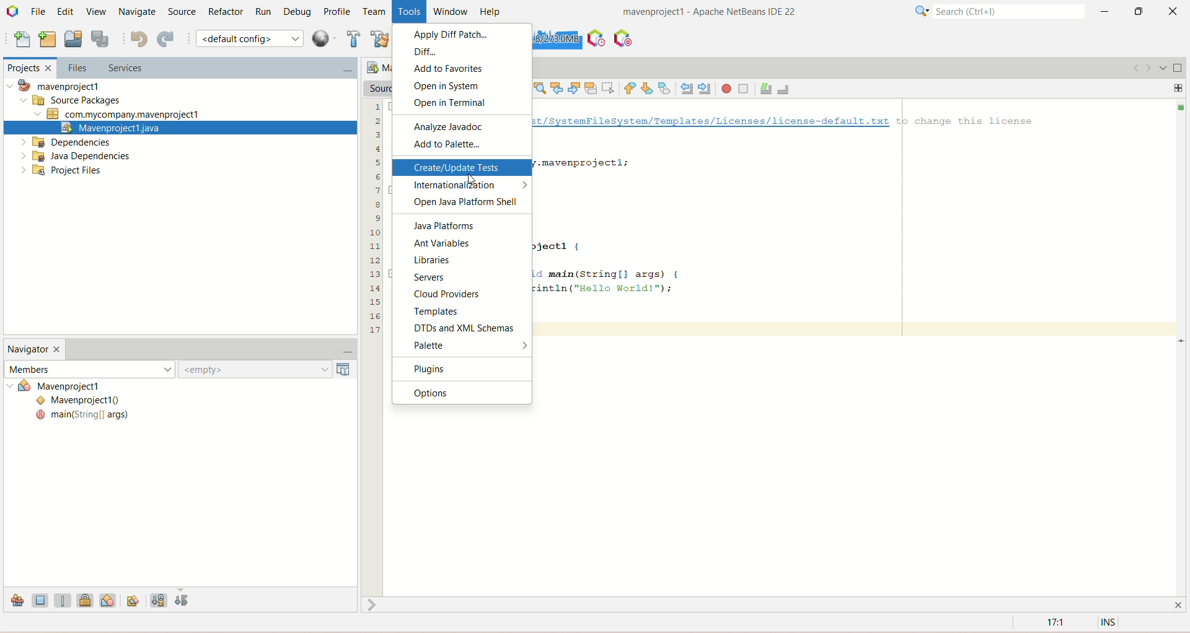  I want to click on mavenproject1, so click(76, 387).